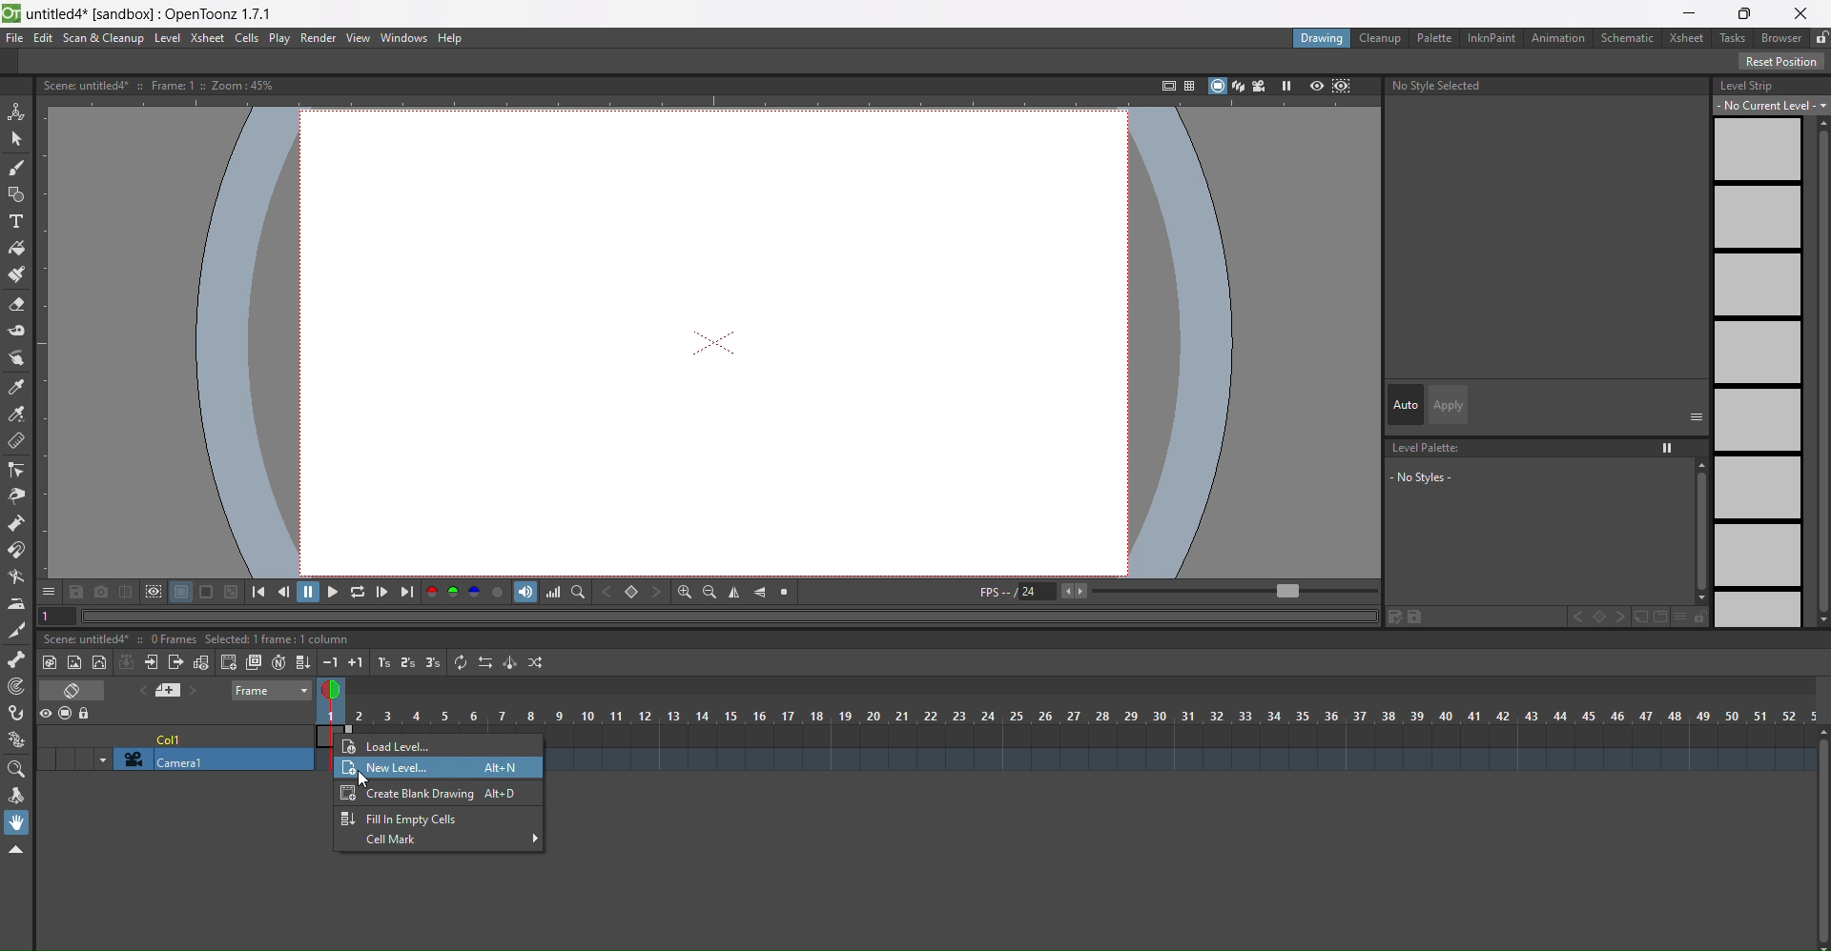 This screenshot has height=951, width=1831. What do you see at coordinates (525, 592) in the screenshot?
I see `soundtrack` at bounding box center [525, 592].